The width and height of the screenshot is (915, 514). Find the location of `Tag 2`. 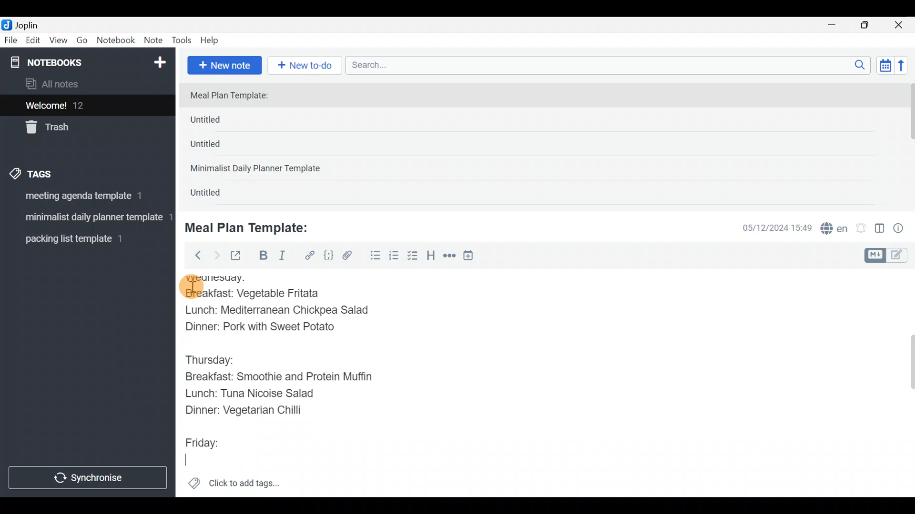

Tag 2 is located at coordinates (87, 218).